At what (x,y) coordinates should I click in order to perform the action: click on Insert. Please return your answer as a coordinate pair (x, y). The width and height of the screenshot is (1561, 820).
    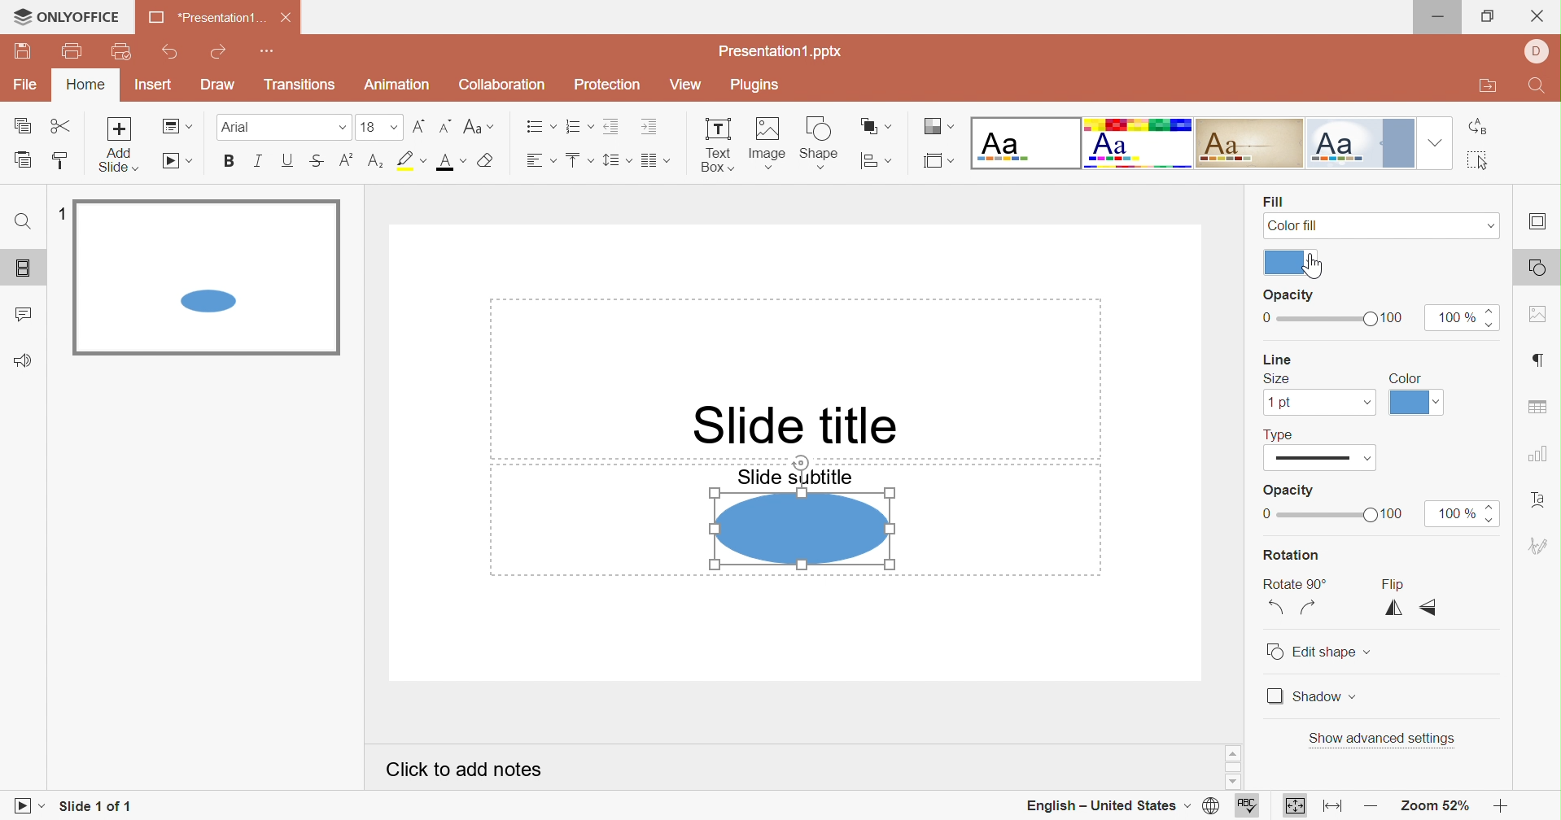
    Looking at the image, I should click on (158, 86).